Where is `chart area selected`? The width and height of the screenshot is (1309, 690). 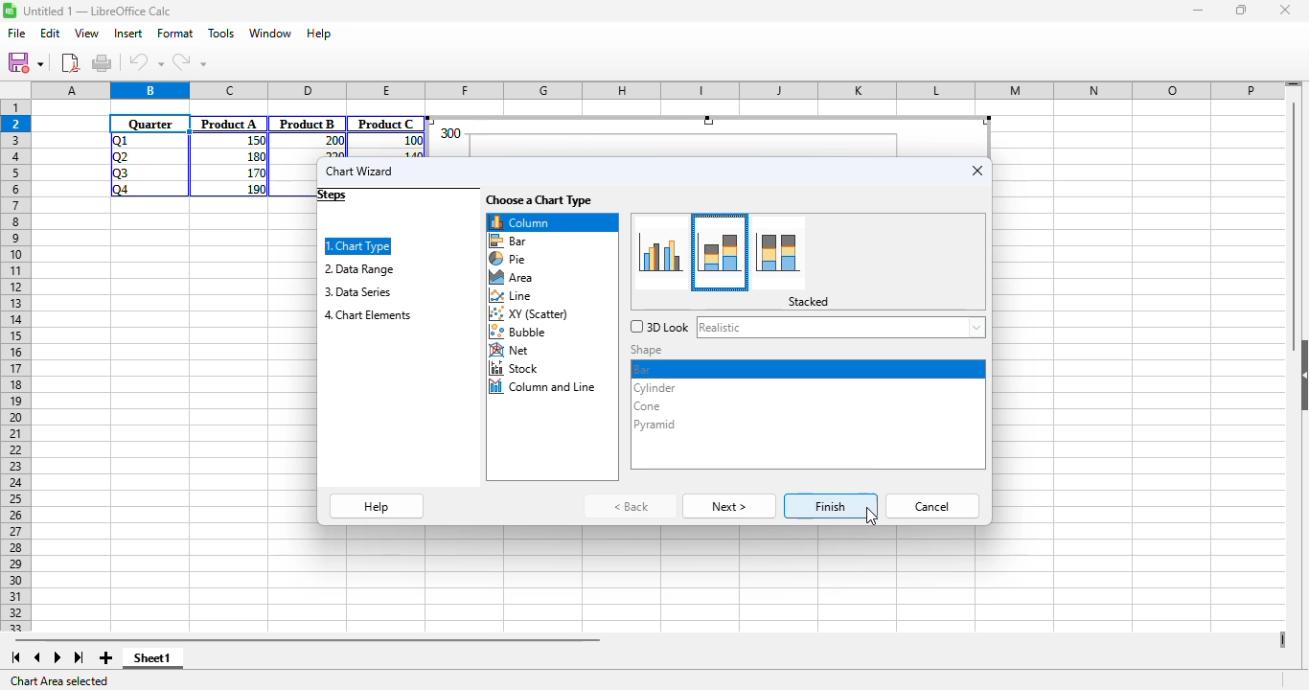 chart area selected is located at coordinates (61, 681).